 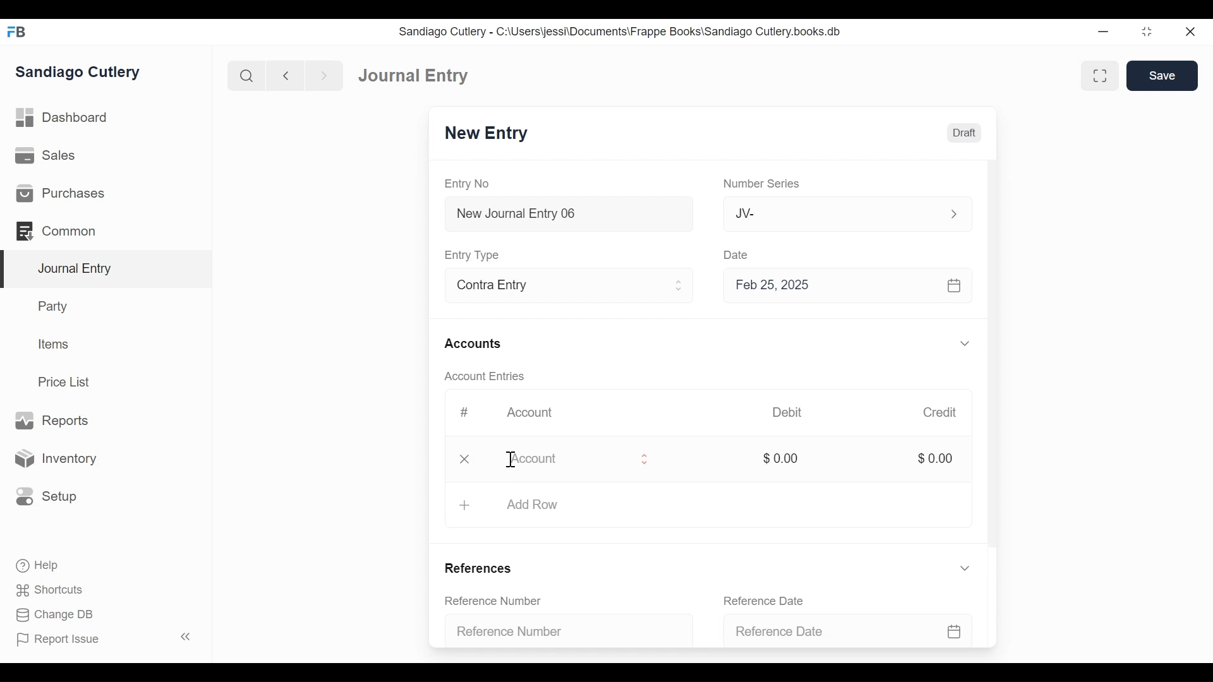 What do you see at coordinates (538, 416) in the screenshot?
I see `Account` at bounding box center [538, 416].